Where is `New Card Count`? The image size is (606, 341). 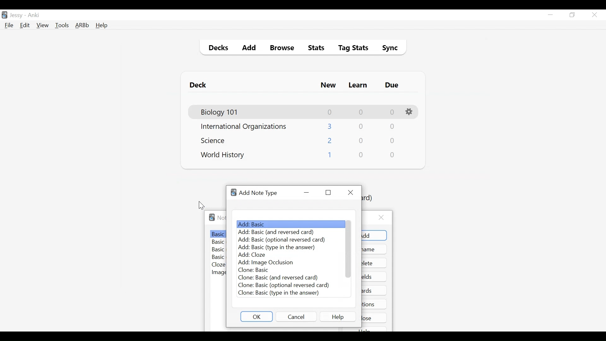
New Card Count is located at coordinates (330, 112).